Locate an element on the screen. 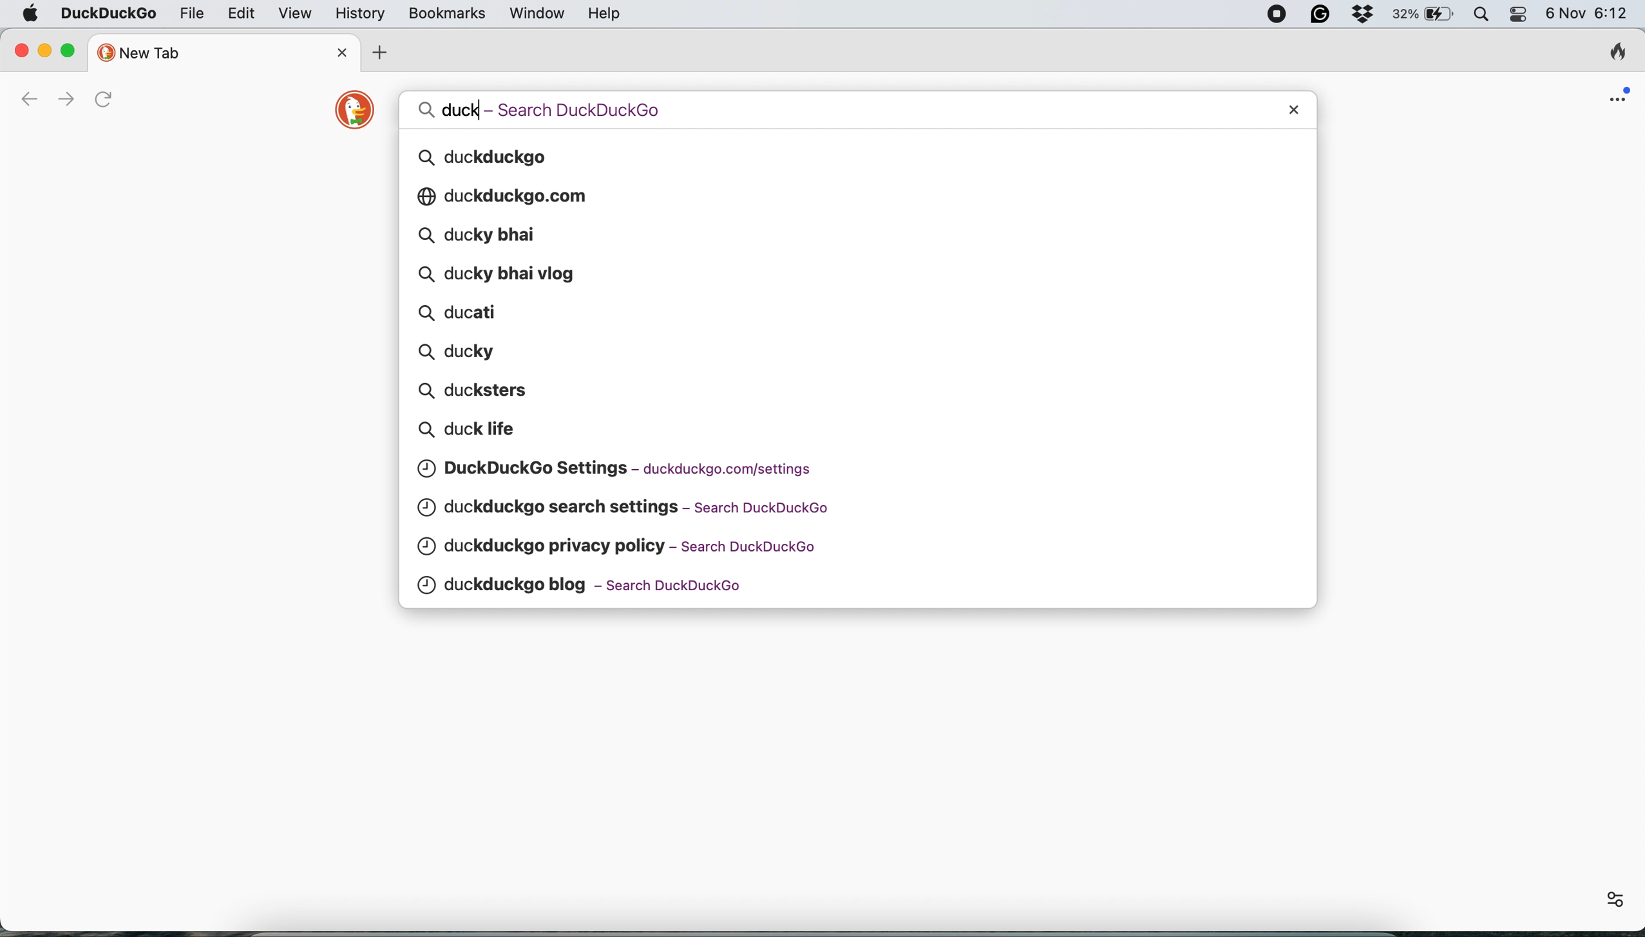 This screenshot has width=1645, height=937. duck life is located at coordinates (493, 431).